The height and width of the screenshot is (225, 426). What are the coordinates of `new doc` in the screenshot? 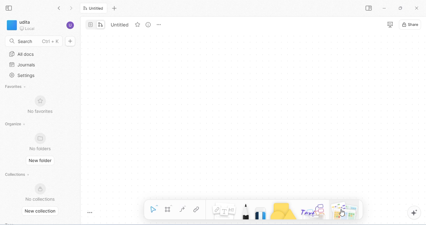 It's located at (70, 41).